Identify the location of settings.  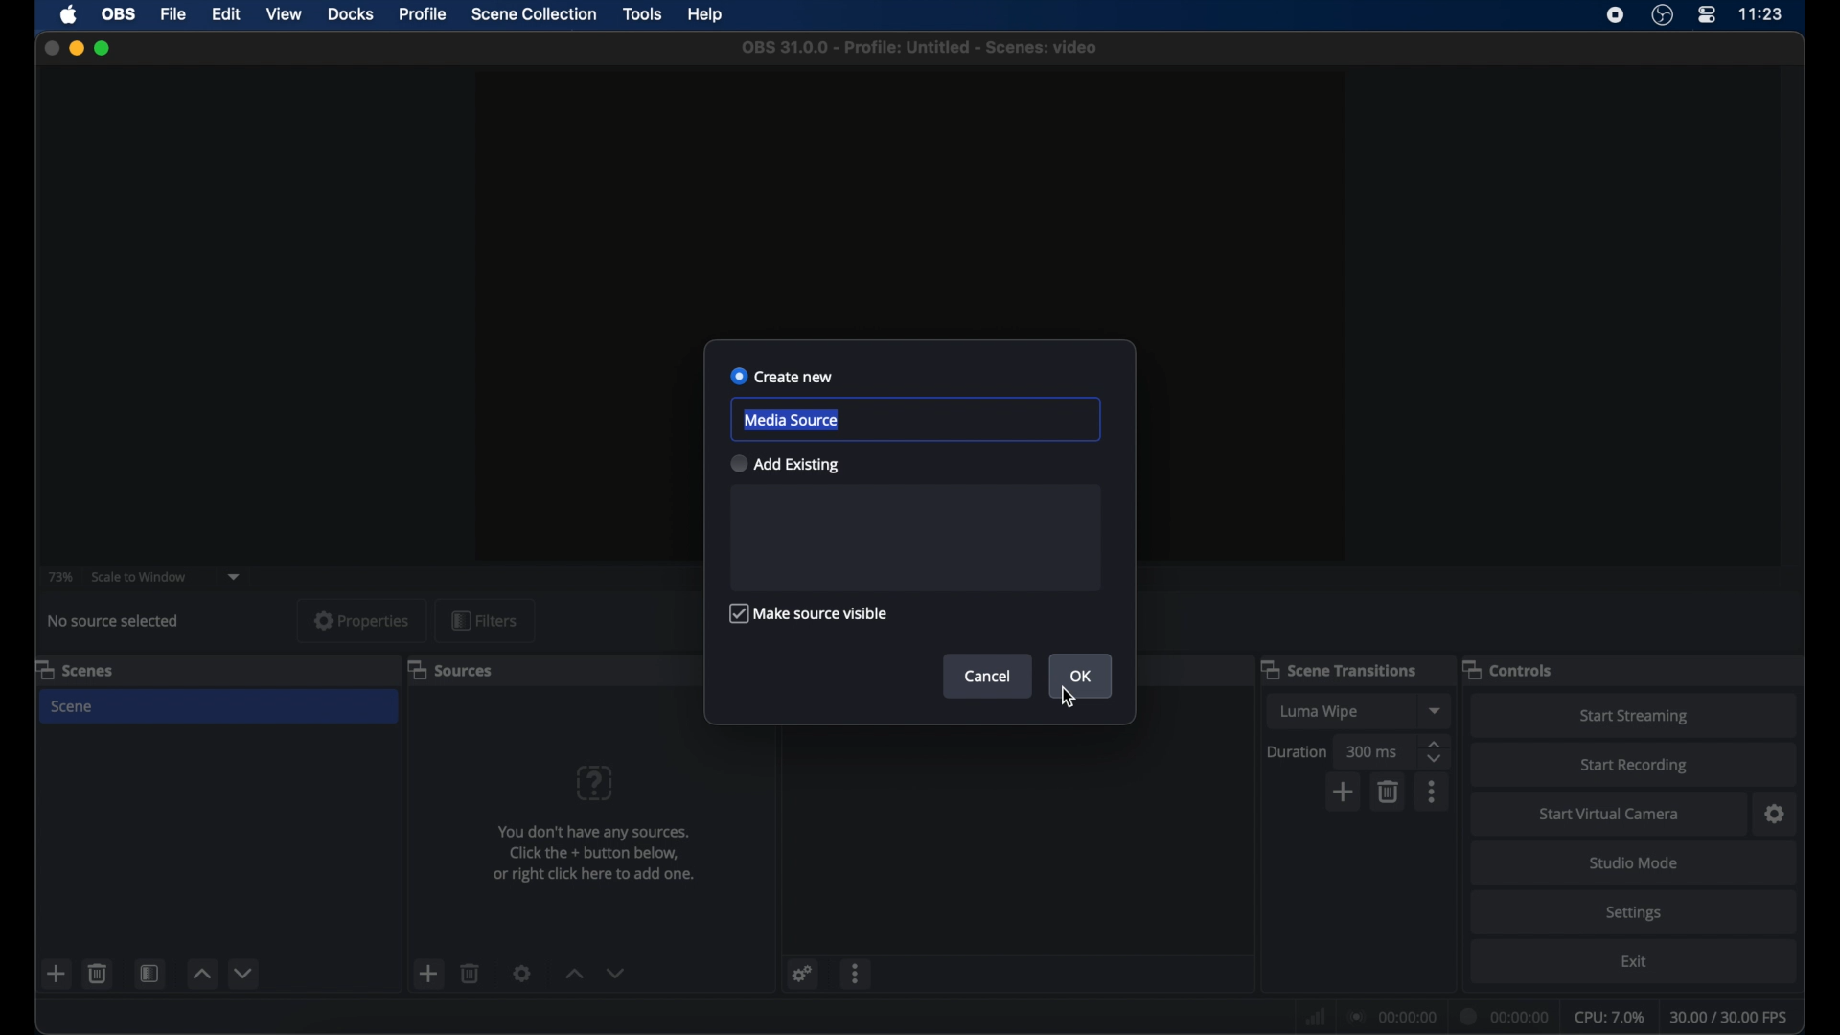
(1777, 815).